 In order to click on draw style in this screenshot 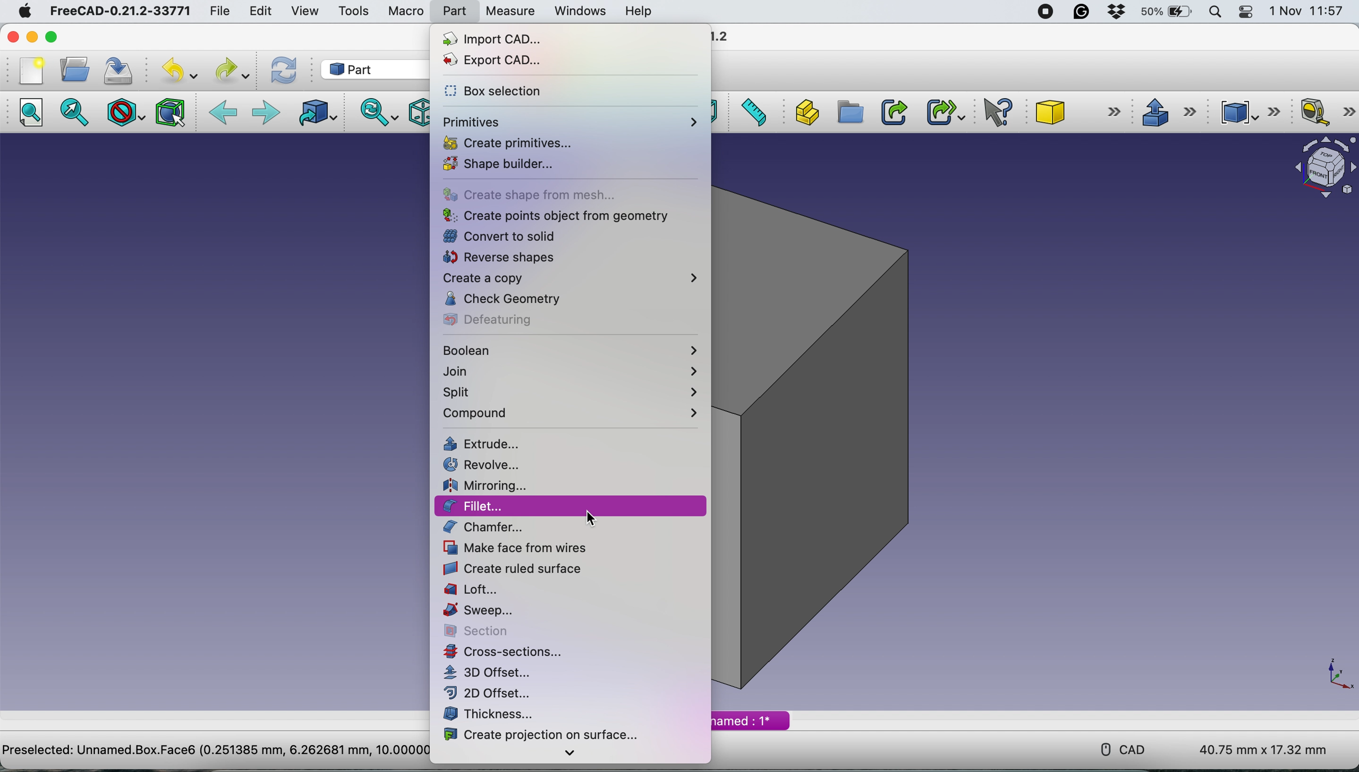, I will do `click(126, 115)`.